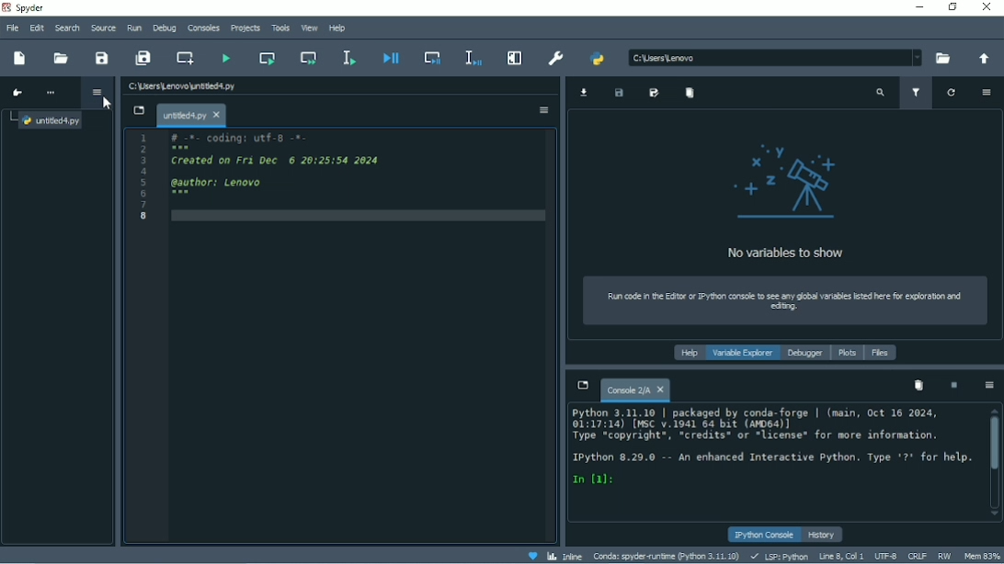 The width and height of the screenshot is (1004, 564). I want to click on Plots, so click(849, 355).